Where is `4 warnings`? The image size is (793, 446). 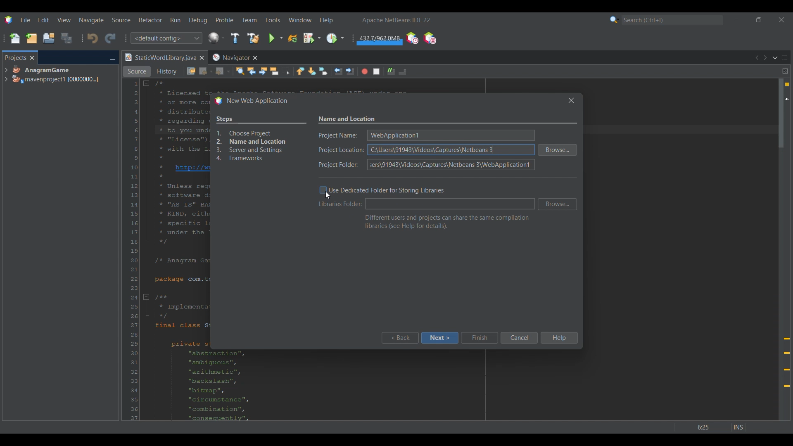 4 warnings is located at coordinates (787, 84).